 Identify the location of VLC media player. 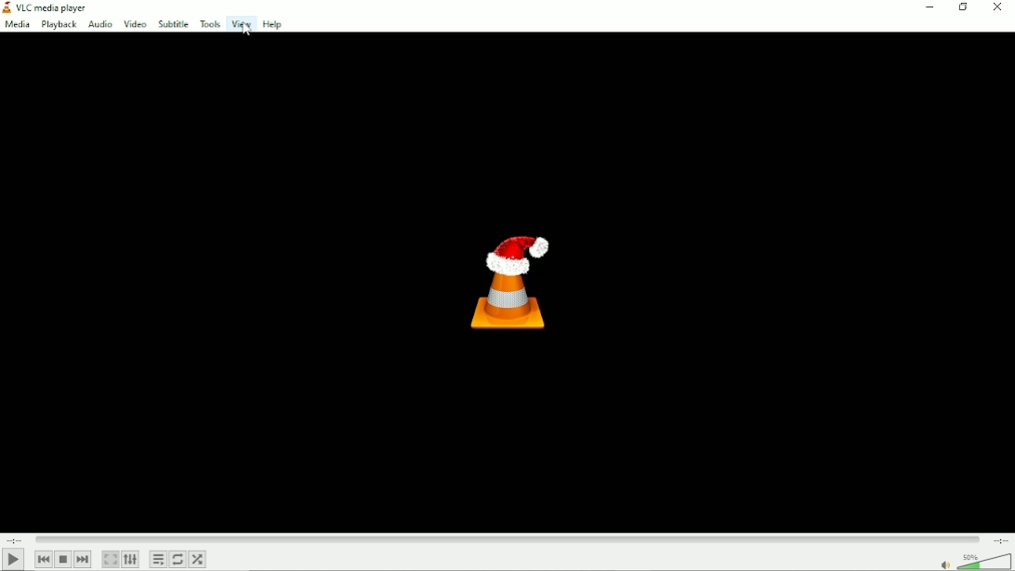
(58, 8).